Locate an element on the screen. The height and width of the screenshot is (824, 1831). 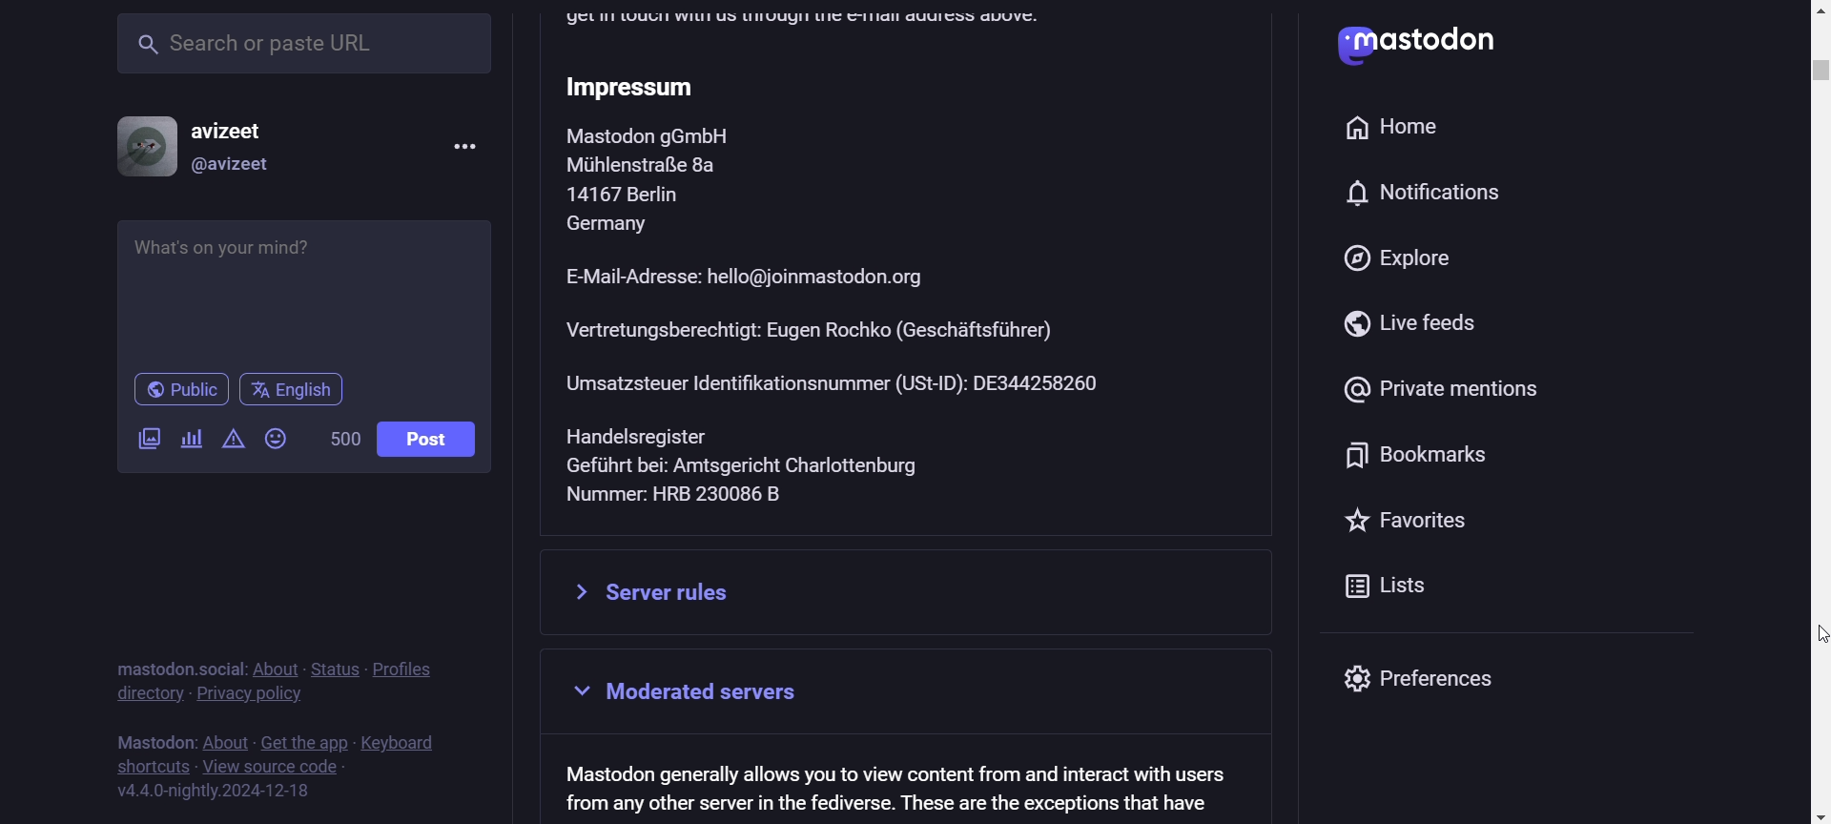
menu is located at coordinates (462, 145).